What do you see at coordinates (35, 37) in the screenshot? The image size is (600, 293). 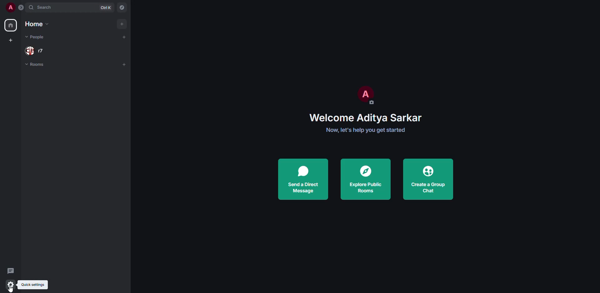 I see `people` at bounding box center [35, 37].